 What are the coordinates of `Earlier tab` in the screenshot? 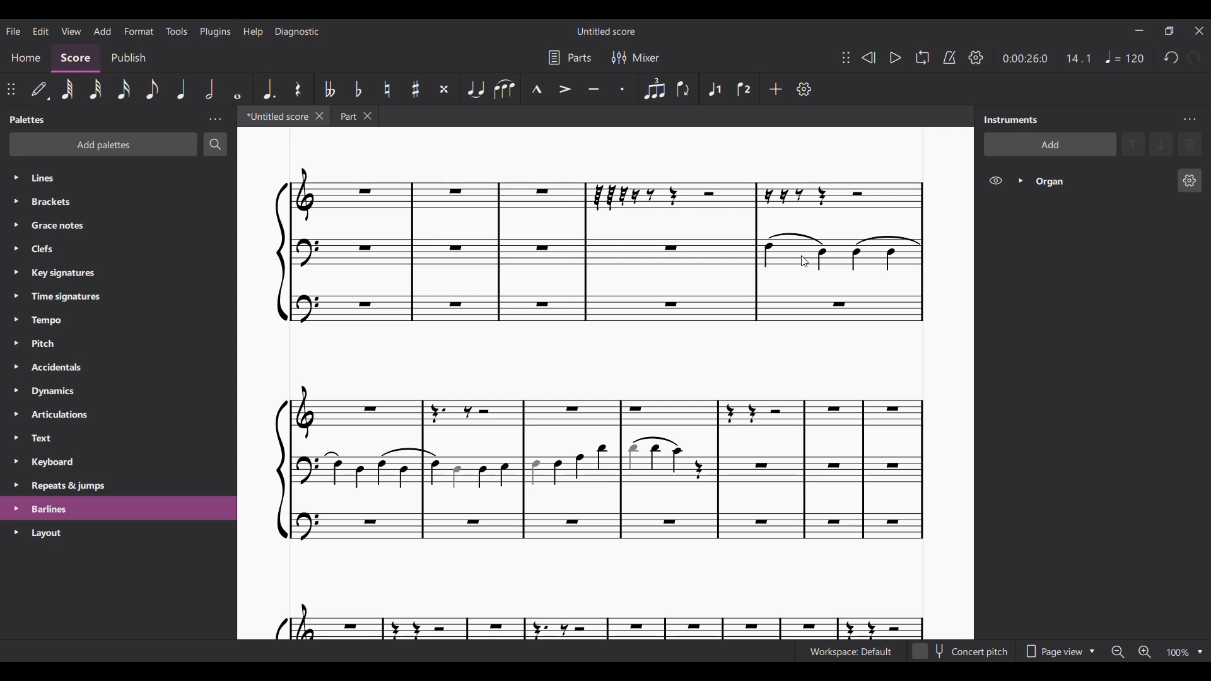 It's located at (354, 116).